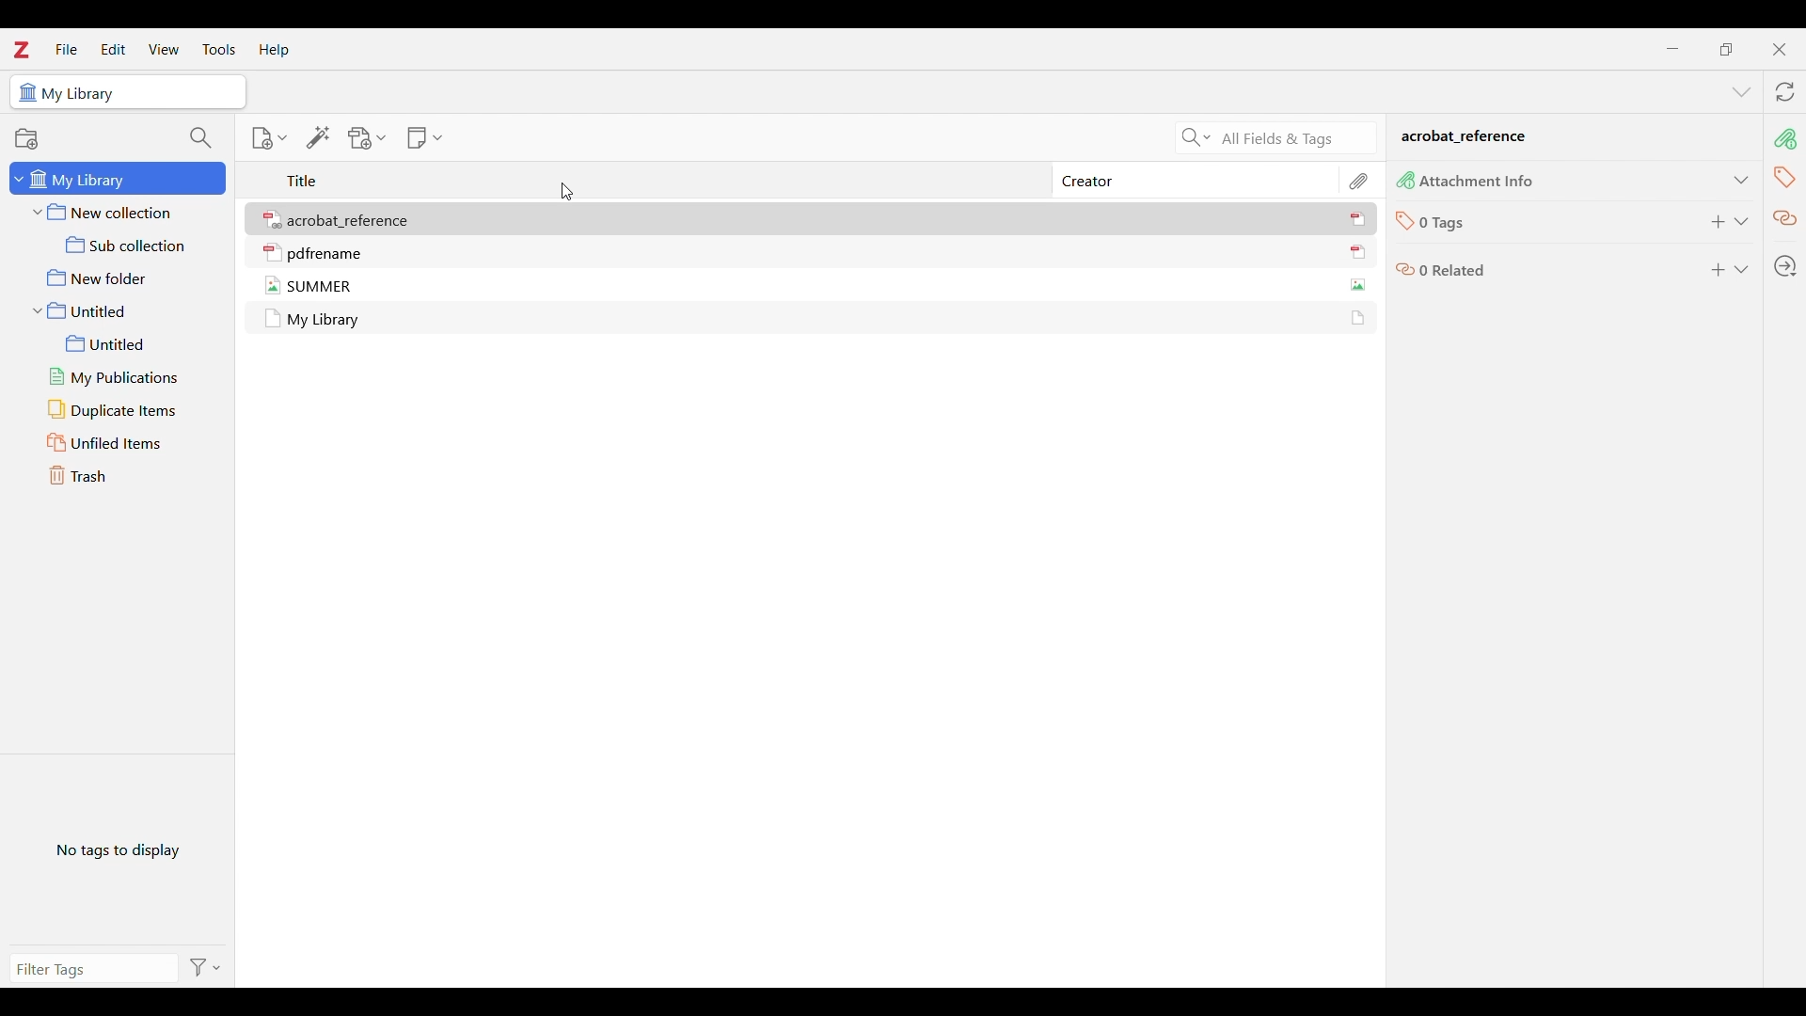  What do you see at coordinates (1779, 50) in the screenshot?
I see `Close interface` at bounding box center [1779, 50].